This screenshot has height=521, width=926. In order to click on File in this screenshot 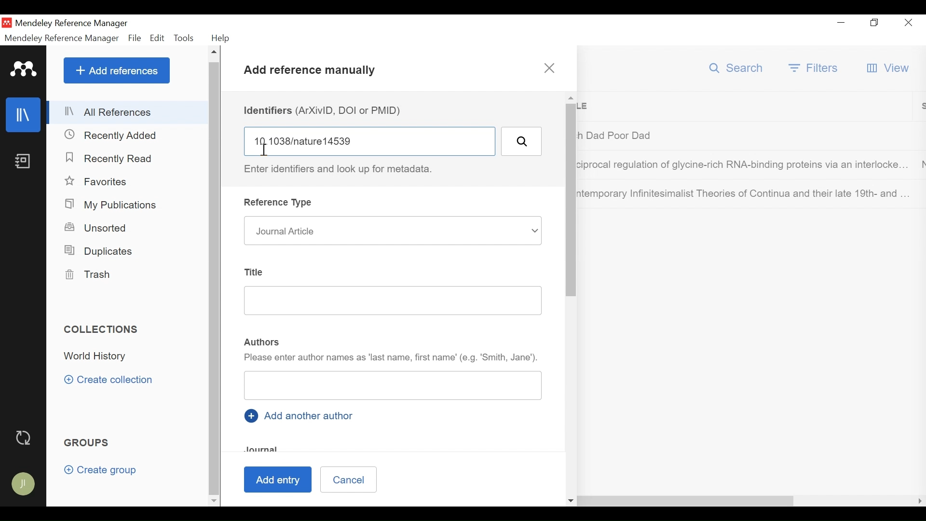, I will do `click(135, 38)`.